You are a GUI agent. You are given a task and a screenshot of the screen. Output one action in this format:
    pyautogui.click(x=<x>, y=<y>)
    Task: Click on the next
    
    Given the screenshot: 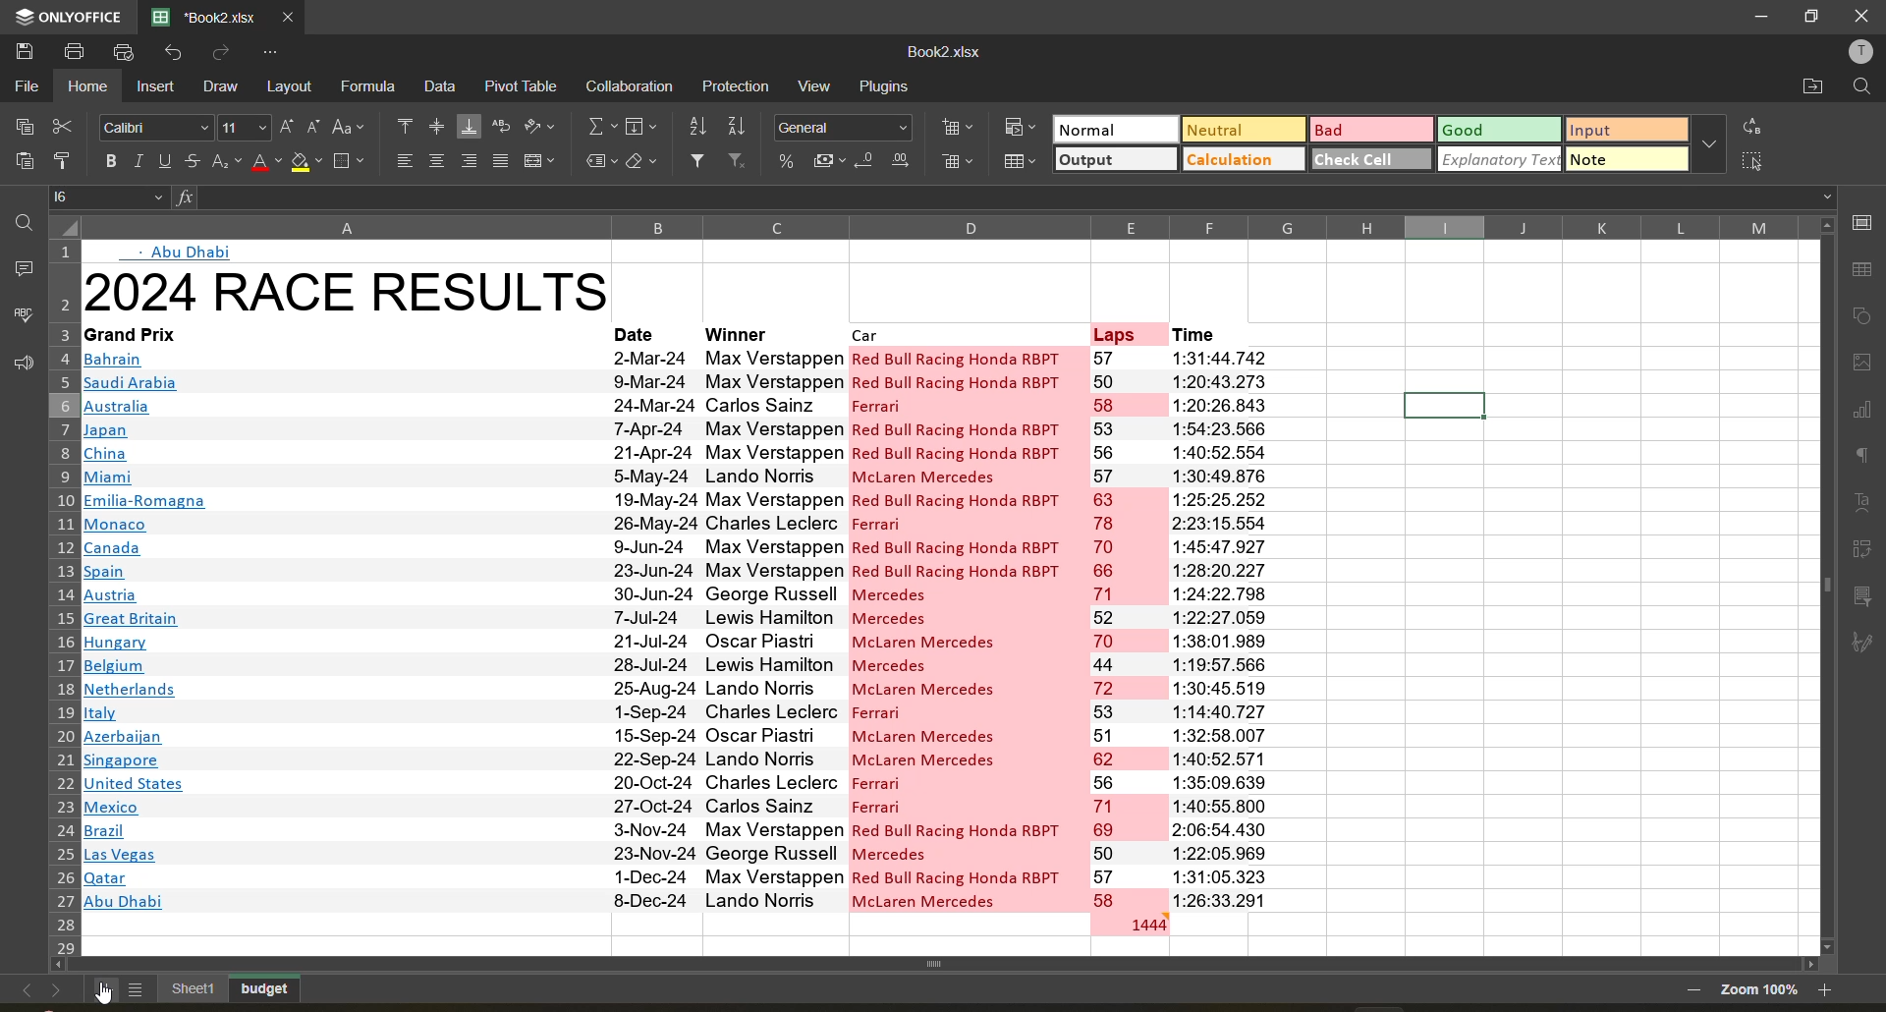 What is the action you would take?
    pyautogui.click(x=57, y=987)
    